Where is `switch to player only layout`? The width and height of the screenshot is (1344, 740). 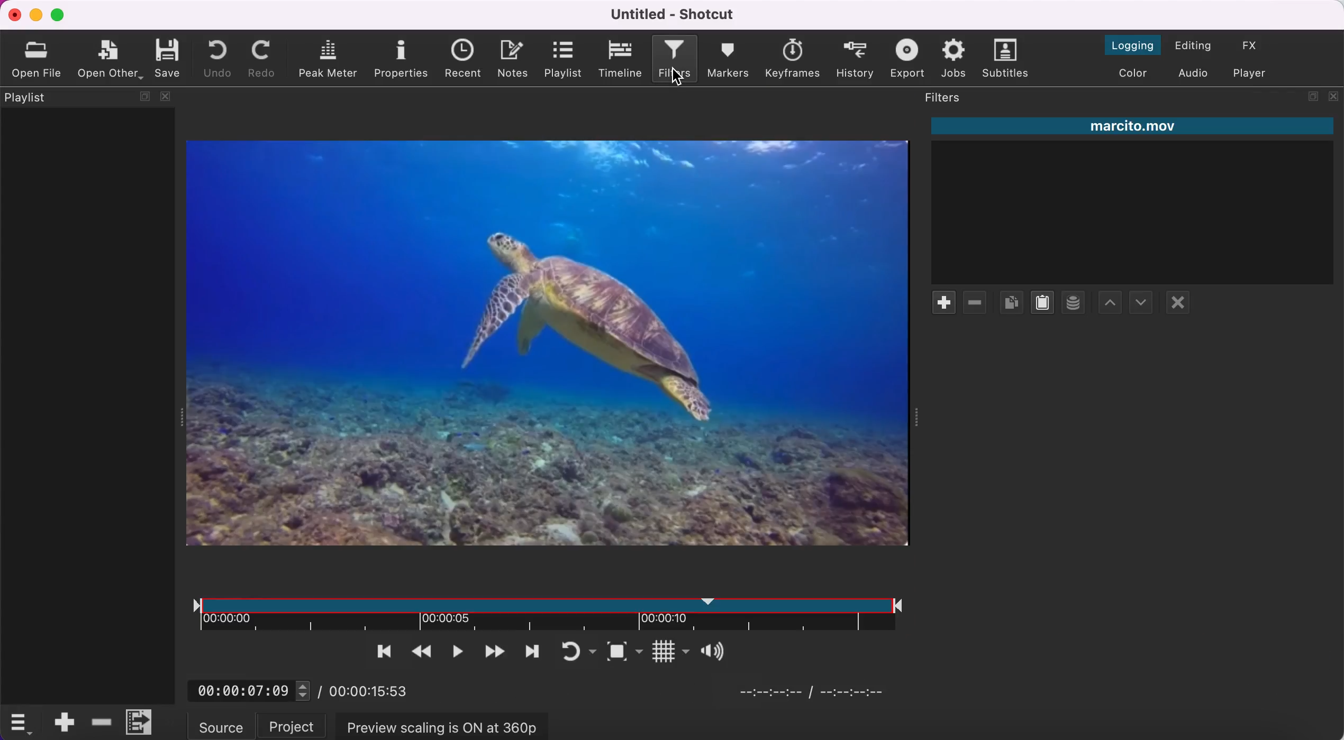 switch to player only layout is located at coordinates (1258, 72).